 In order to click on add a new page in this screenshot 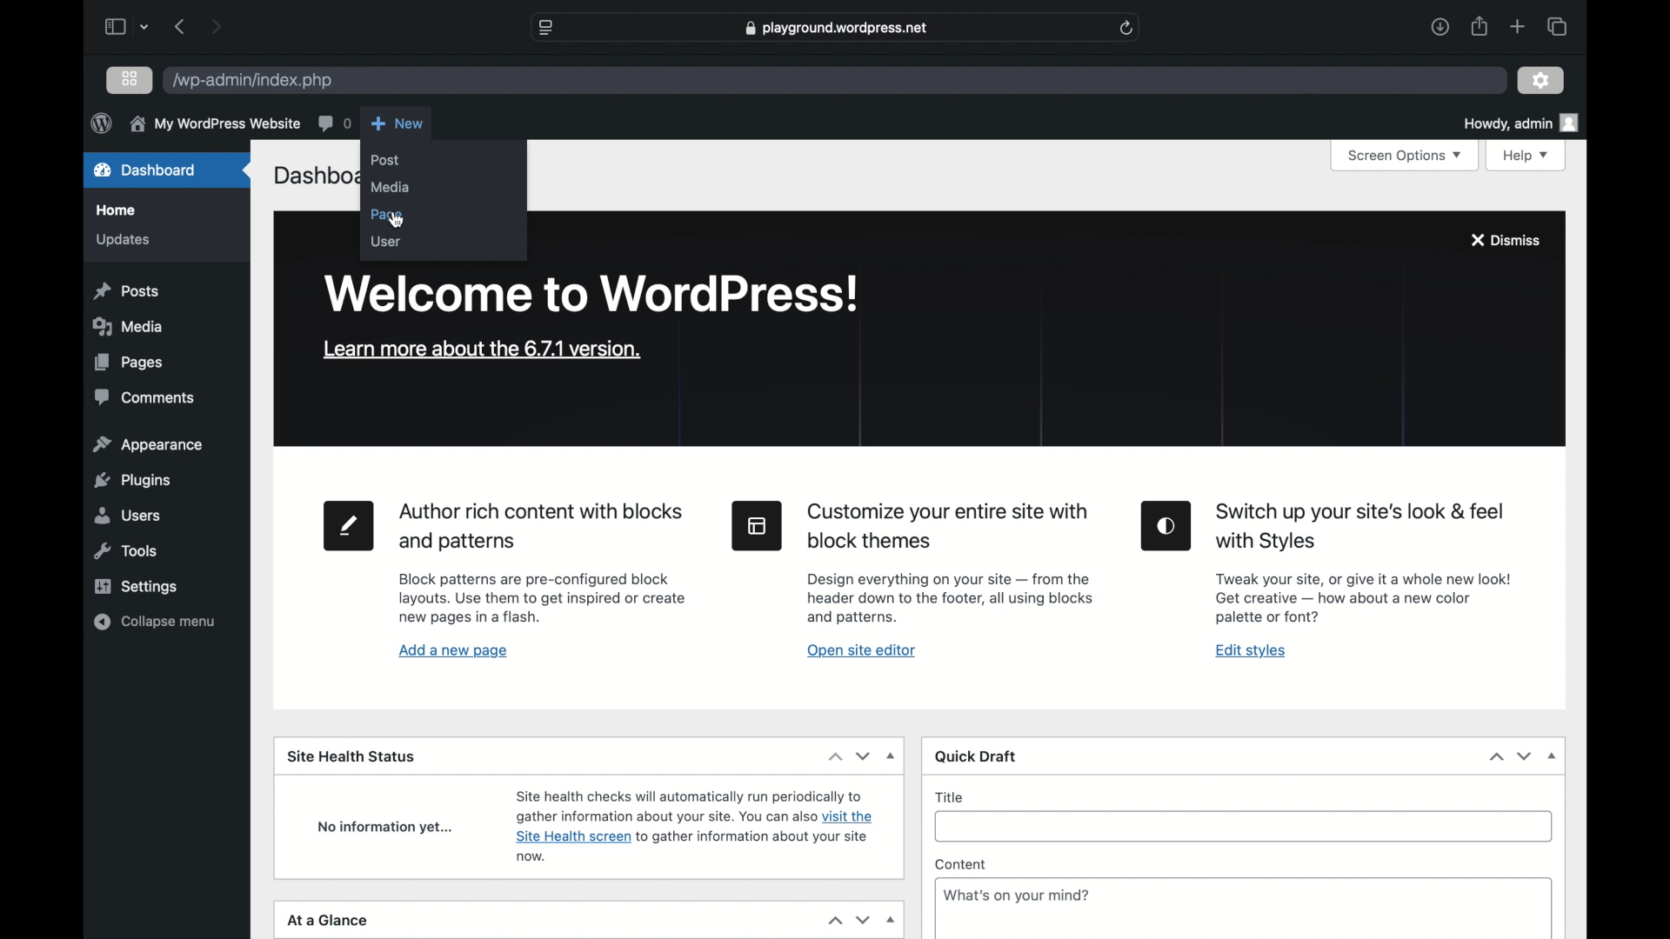, I will do `click(453, 652)`.